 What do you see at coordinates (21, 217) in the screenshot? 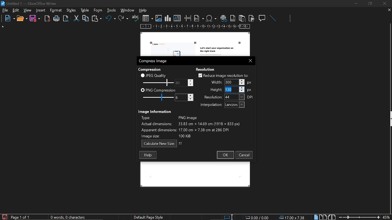
I see `current page` at bounding box center [21, 217].